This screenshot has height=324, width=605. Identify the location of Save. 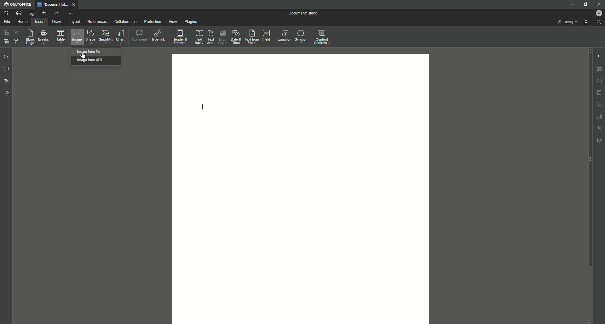
(6, 13).